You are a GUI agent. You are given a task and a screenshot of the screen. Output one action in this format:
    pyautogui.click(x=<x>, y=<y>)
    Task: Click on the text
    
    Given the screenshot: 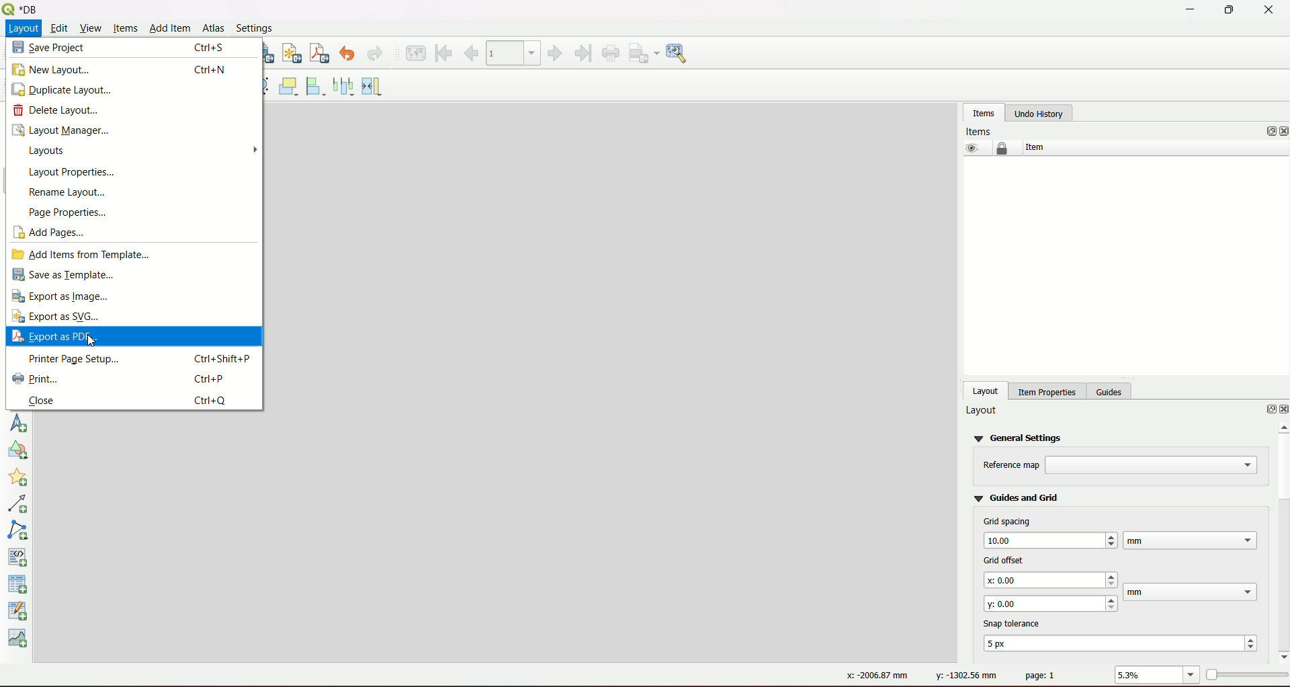 What is the action you would take?
    pyautogui.click(x=1015, y=622)
    